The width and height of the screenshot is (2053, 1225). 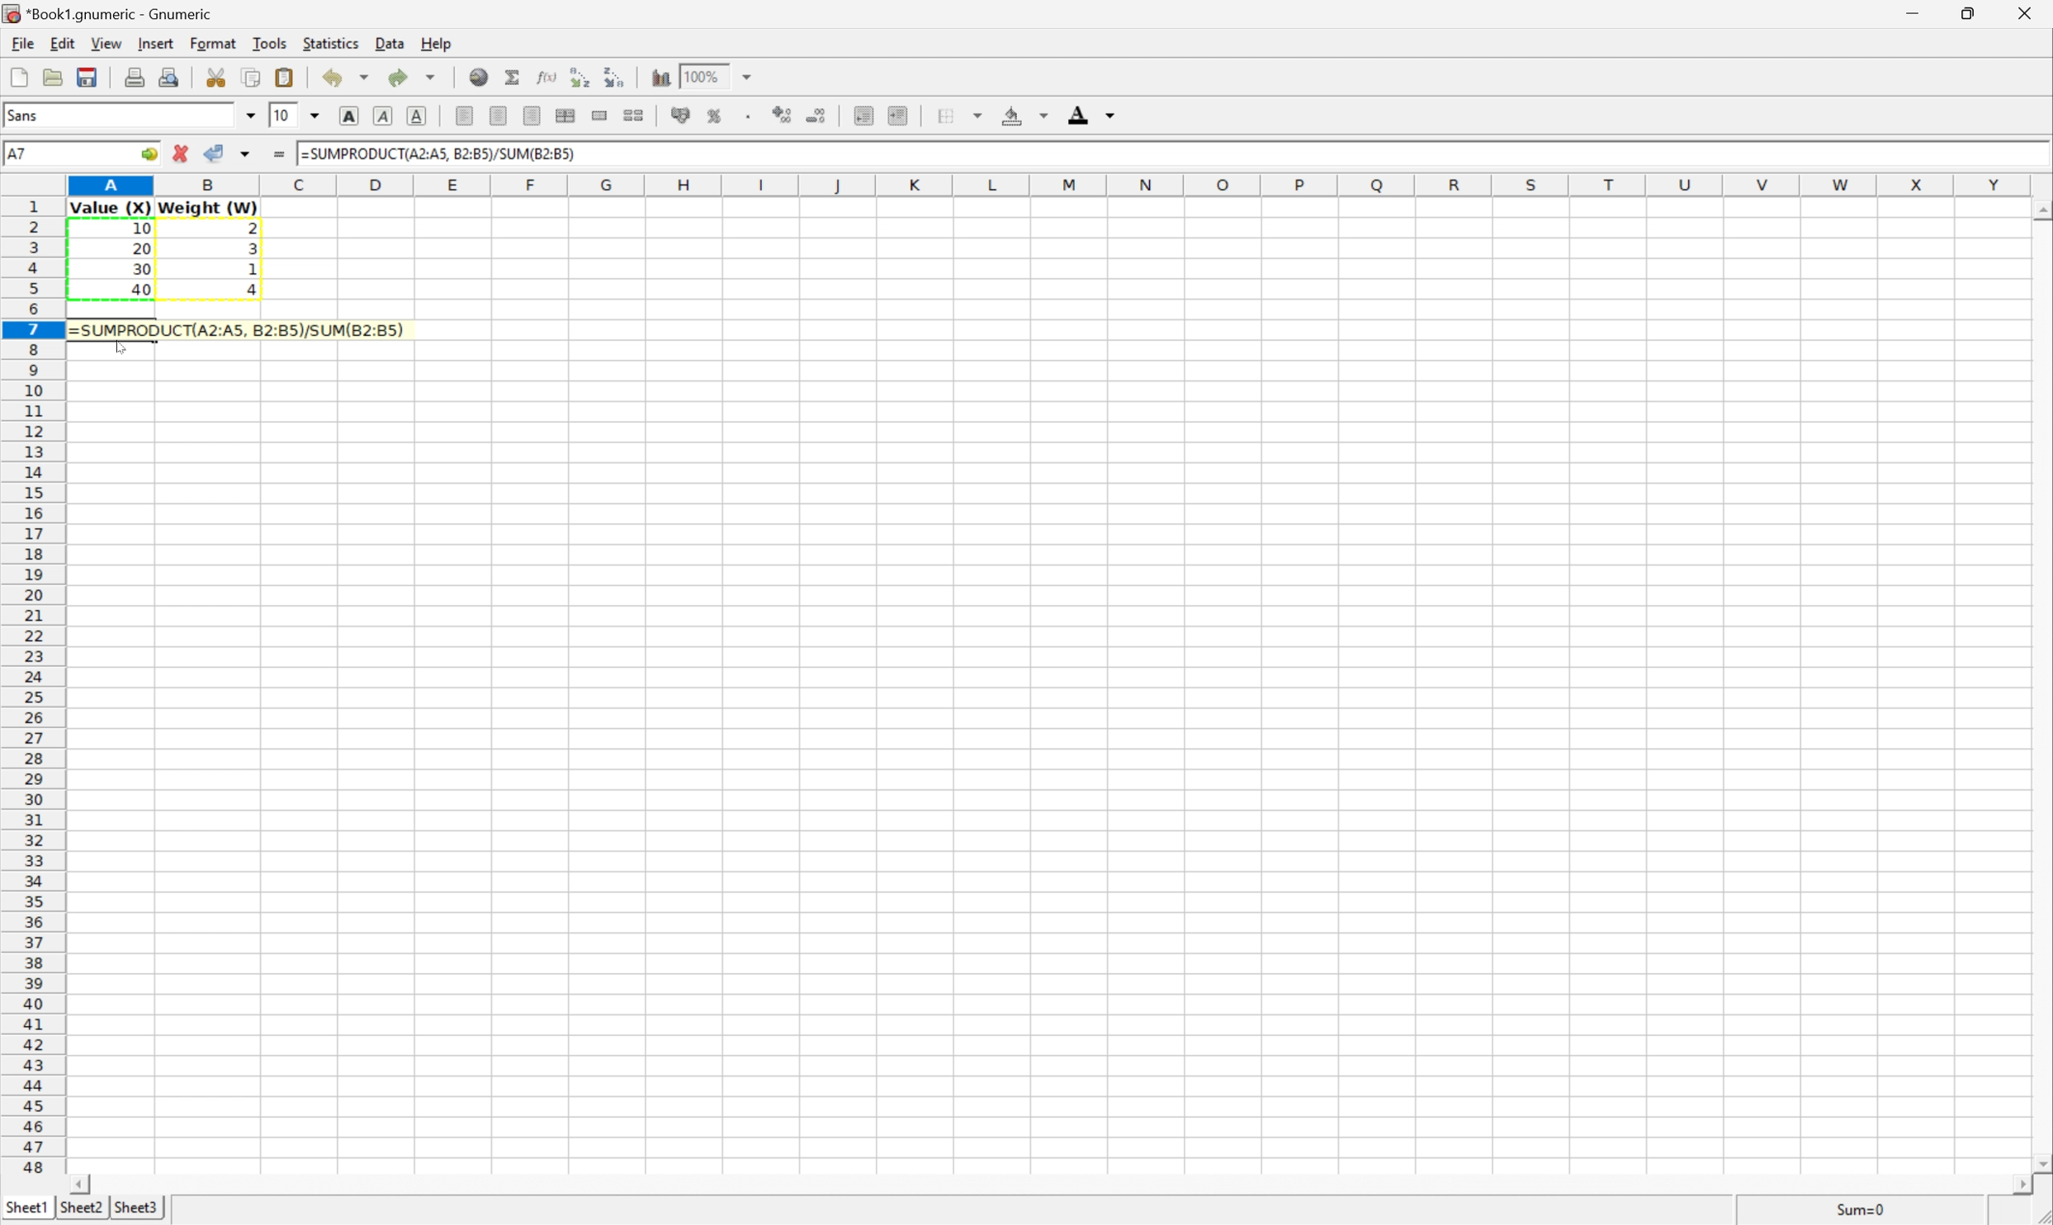 What do you see at coordinates (273, 43) in the screenshot?
I see `Tools` at bounding box center [273, 43].